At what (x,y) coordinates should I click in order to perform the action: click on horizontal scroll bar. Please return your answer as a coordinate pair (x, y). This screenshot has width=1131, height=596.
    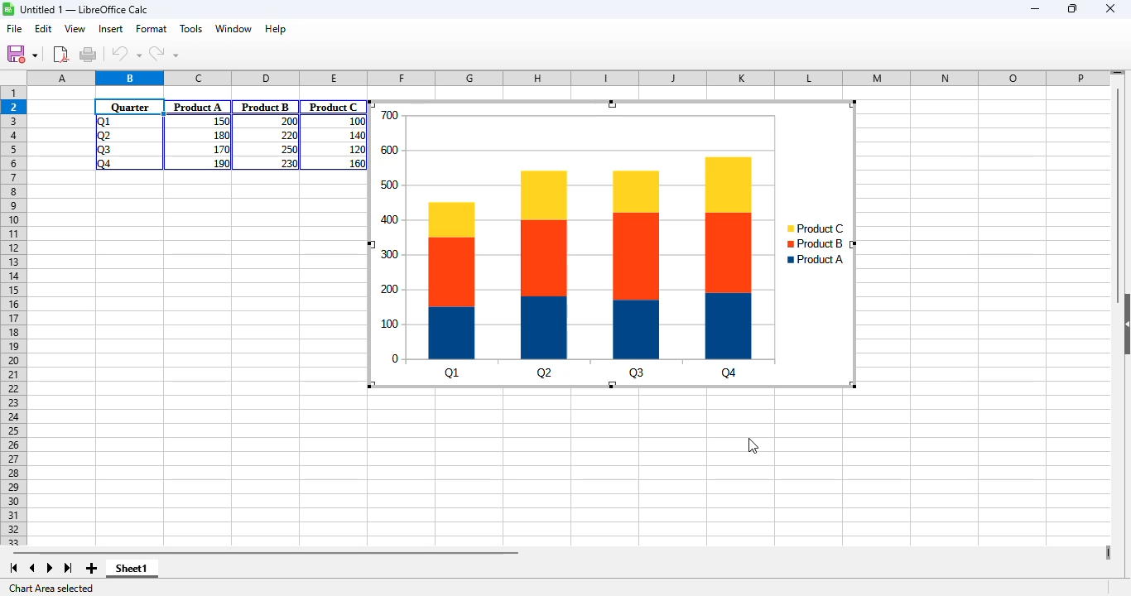
    Looking at the image, I should click on (265, 552).